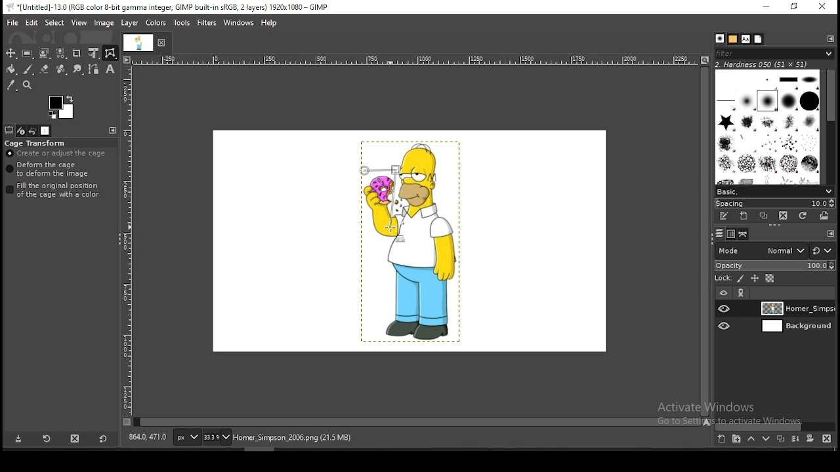 The image size is (840, 472). I want to click on layer visibility on/off, so click(725, 309).